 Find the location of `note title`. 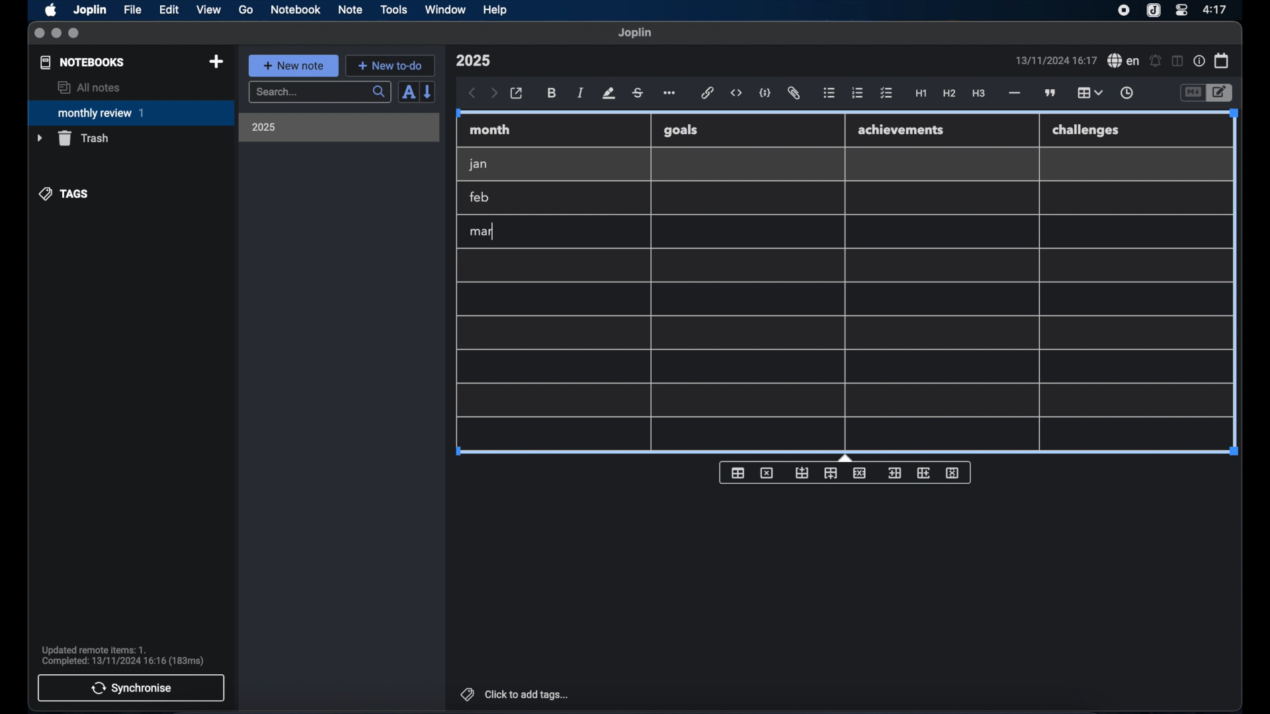

note title is located at coordinates (473, 61).